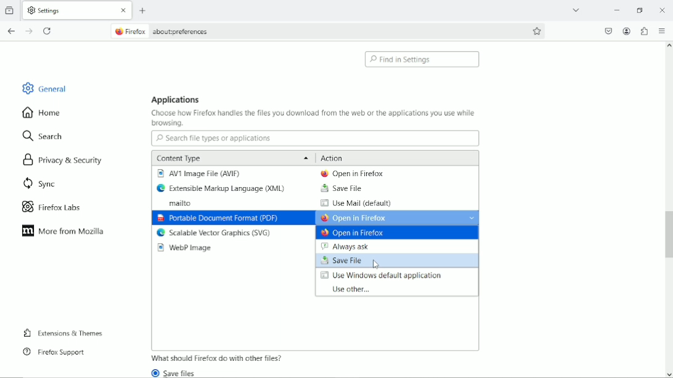  I want to click on Use other, so click(348, 289).